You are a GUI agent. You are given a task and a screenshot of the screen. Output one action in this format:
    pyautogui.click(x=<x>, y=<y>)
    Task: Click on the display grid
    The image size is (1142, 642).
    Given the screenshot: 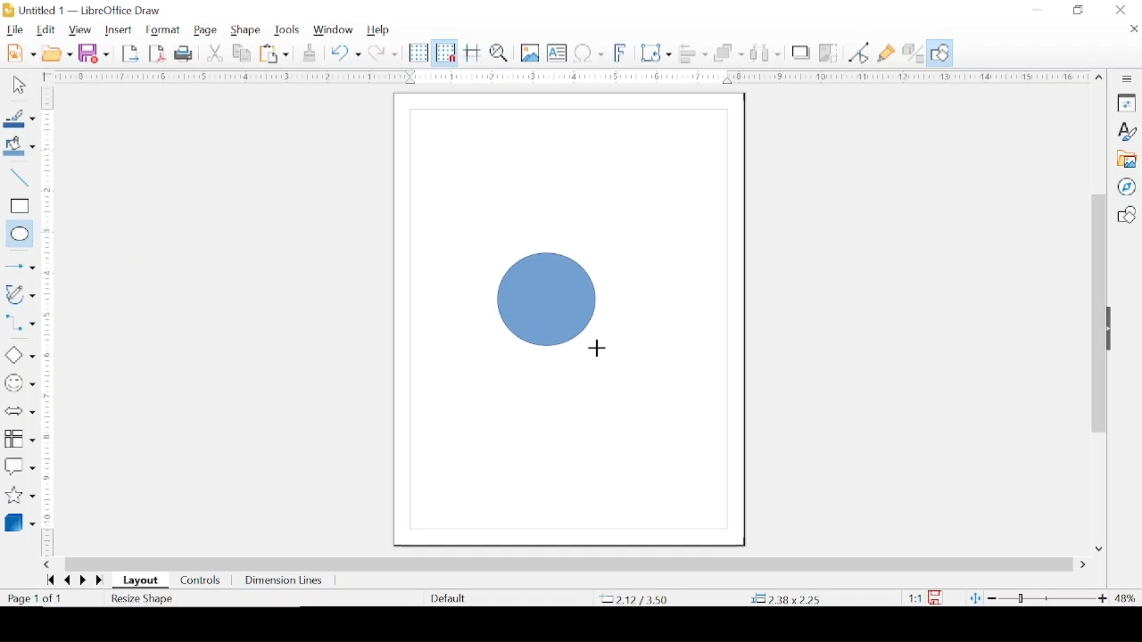 What is the action you would take?
    pyautogui.click(x=418, y=53)
    